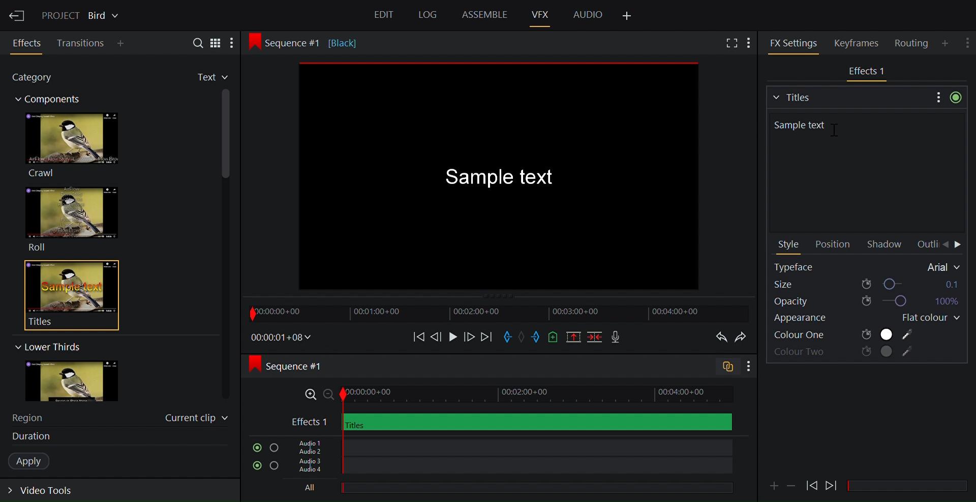 The width and height of the screenshot is (976, 502). I want to click on Edit, so click(385, 16).